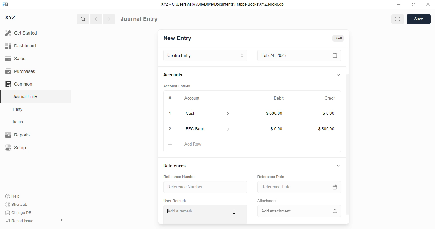  Describe the element at coordinates (413, 4) in the screenshot. I see `toggle maximize` at that location.